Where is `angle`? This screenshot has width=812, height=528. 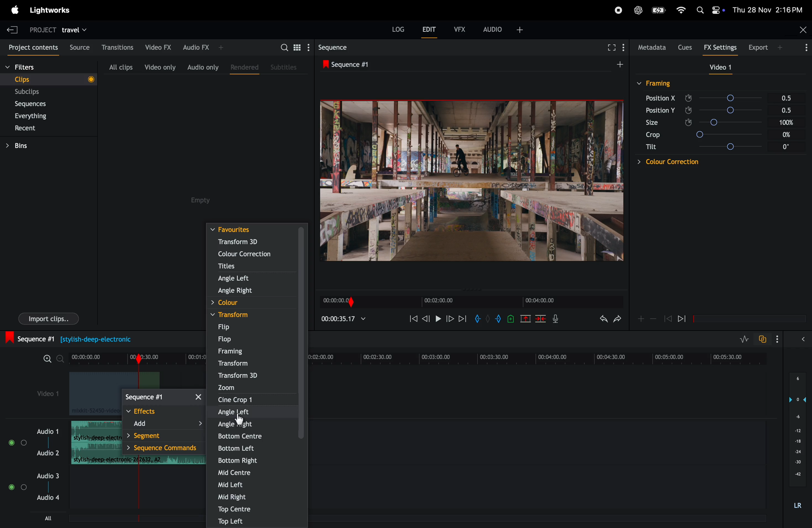
angle is located at coordinates (742, 123).